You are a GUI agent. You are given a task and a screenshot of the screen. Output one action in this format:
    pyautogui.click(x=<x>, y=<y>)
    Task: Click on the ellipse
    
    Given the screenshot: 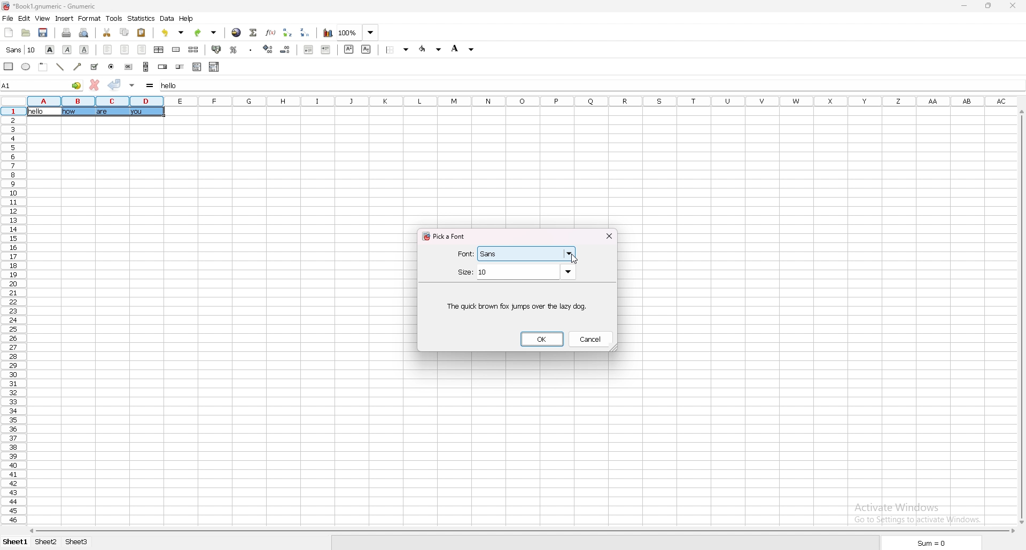 What is the action you would take?
    pyautogui.click(x=25, y=67)
    